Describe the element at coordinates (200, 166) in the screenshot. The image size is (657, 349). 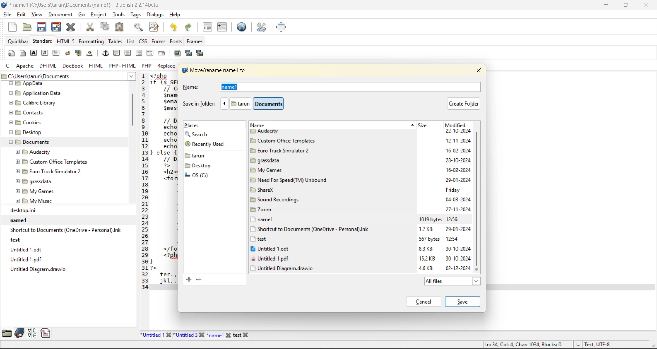
I see `folders and files` at that location.